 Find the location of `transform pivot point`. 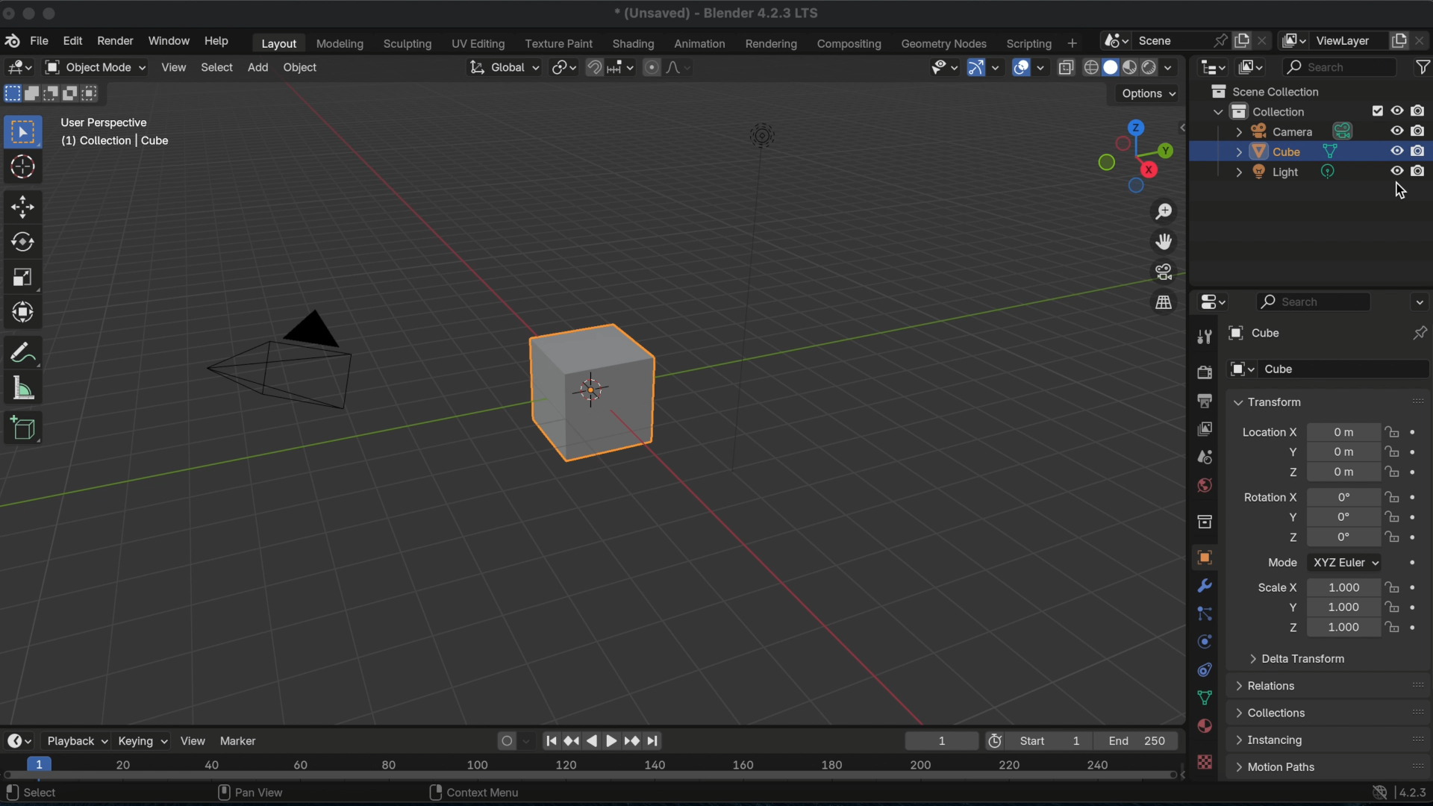

transform pivot point is located at coordinates (563, 66).